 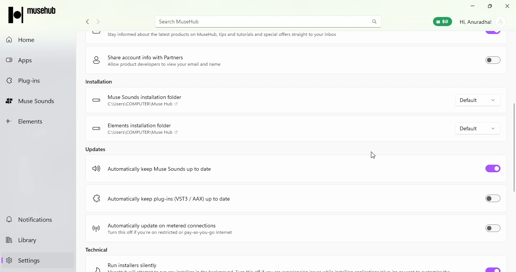 What do you see at coordinates (98, 249) in the screenshot?
I see `Technical` at bounding box center [98, 249].